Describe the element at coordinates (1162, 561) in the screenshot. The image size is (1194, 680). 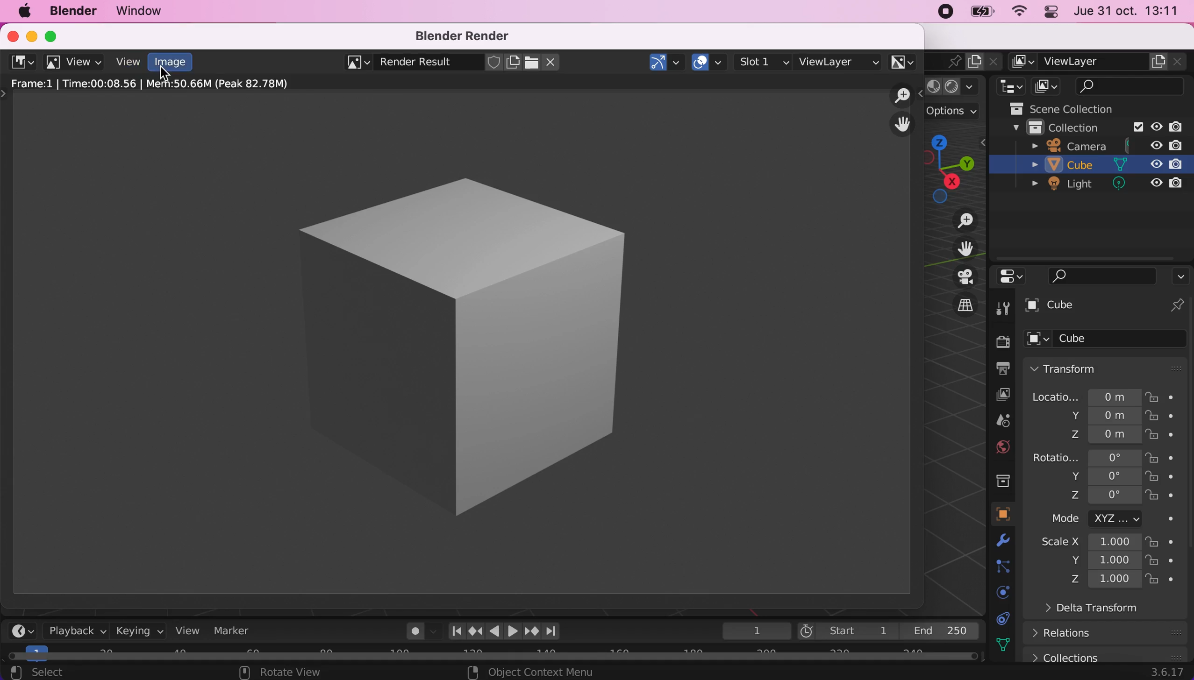
I see `lock` at that location.